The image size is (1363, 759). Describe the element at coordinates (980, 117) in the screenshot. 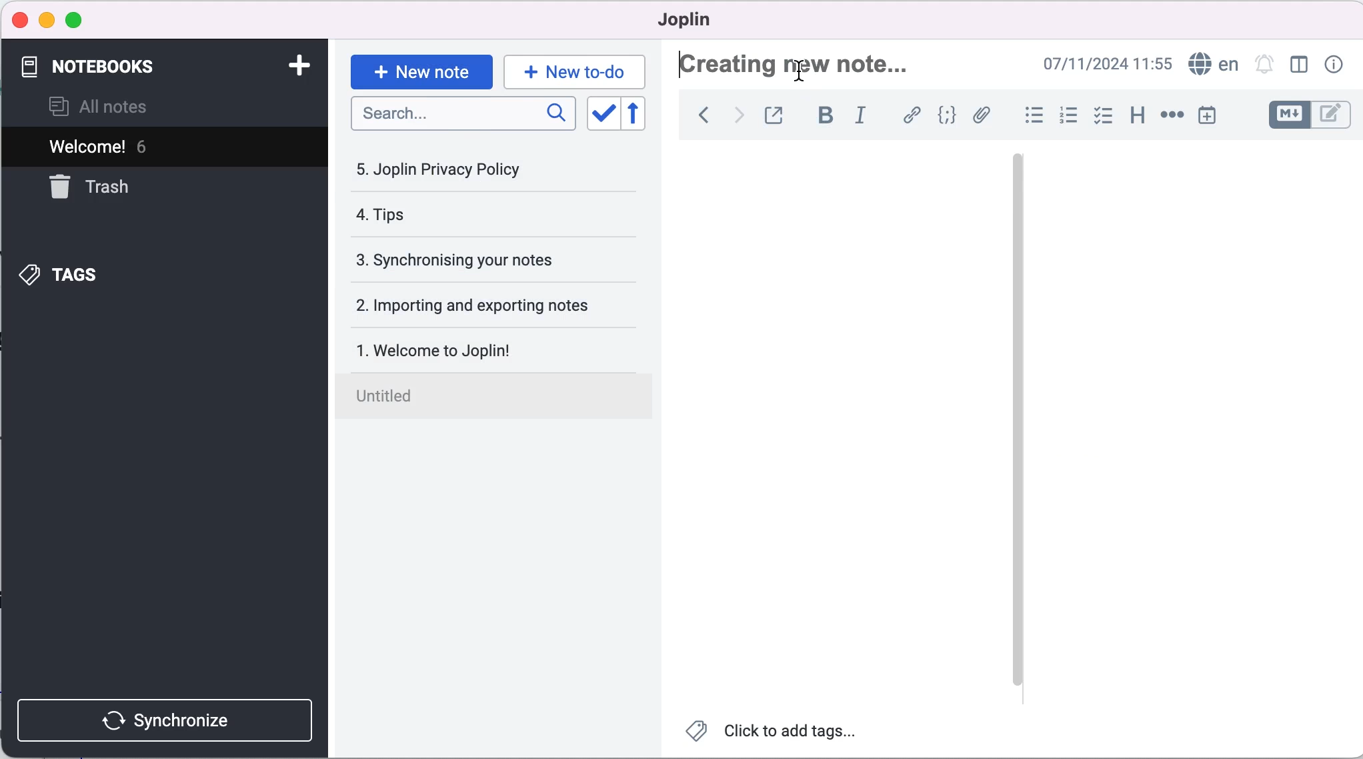

I see `attach file` at that location.